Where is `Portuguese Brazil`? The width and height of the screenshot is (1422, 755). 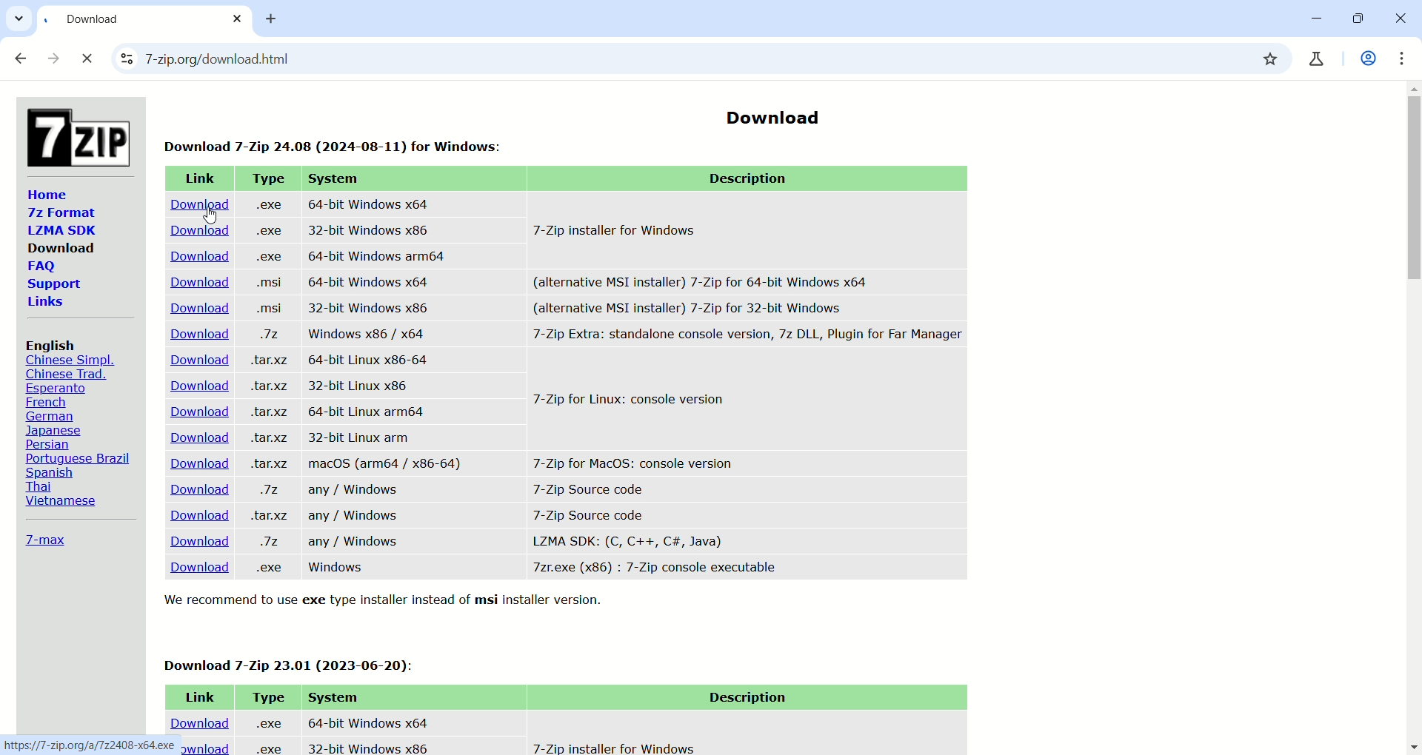
Portuguese Brazil is located at coordinates (80, 458).